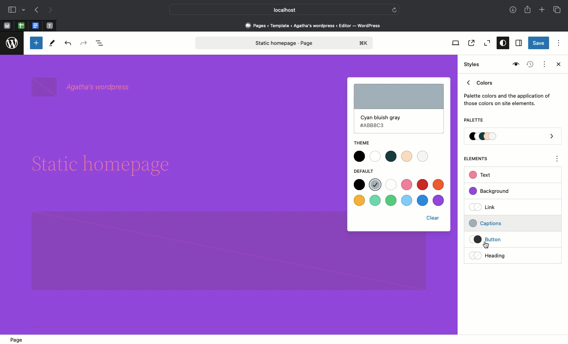  What do you see at coordinates (399, 109) in the screenshot?
I see `Color selected` at bounding box center [399, 109].